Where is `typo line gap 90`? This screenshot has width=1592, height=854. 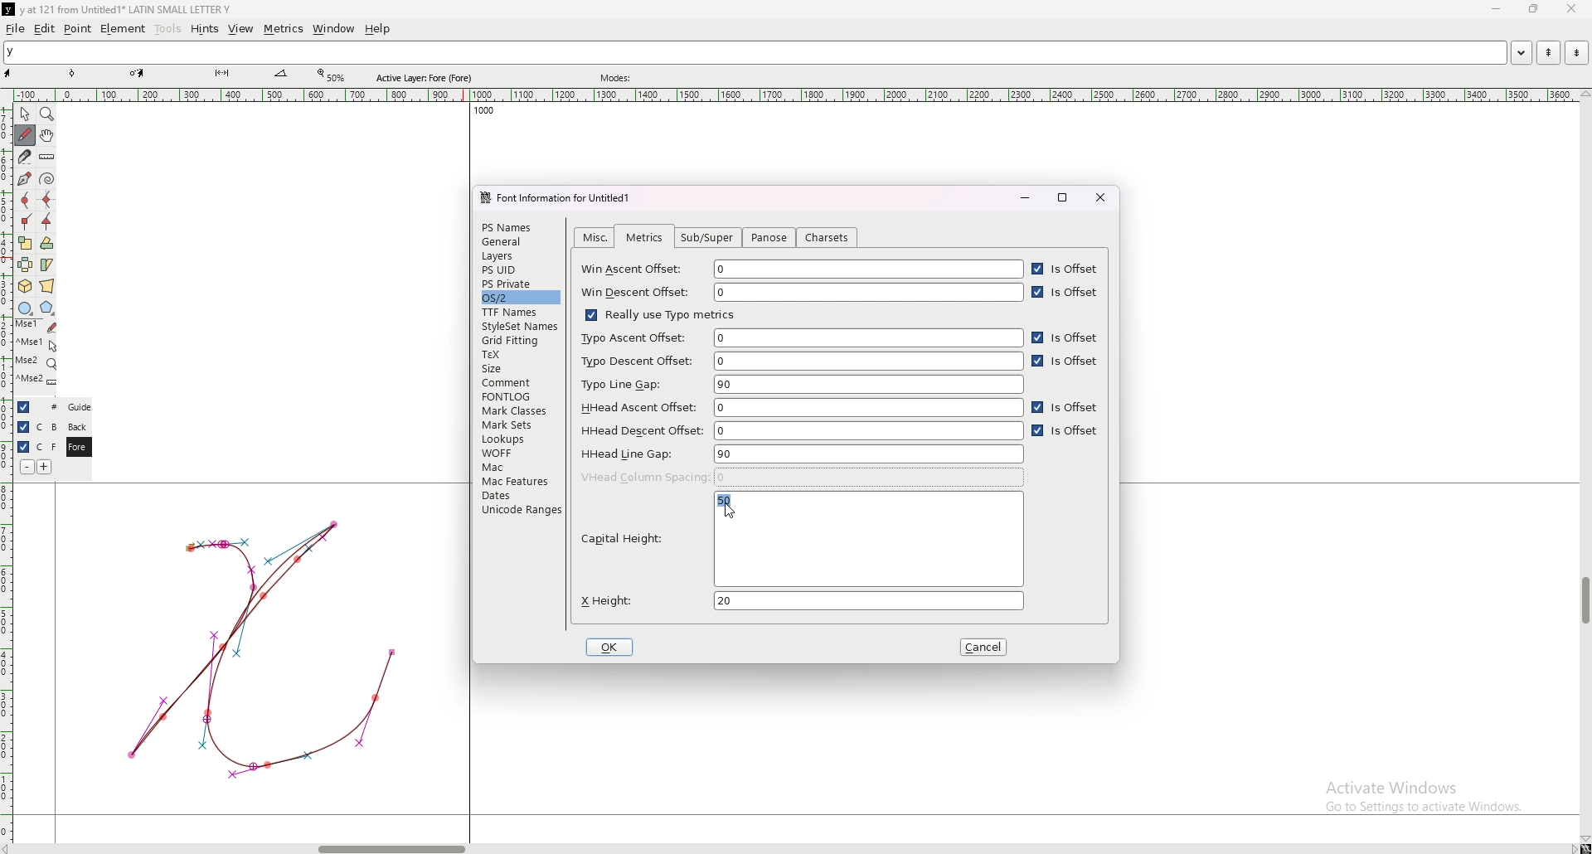 typo line gap 90 is located at coordinates (802, 385).